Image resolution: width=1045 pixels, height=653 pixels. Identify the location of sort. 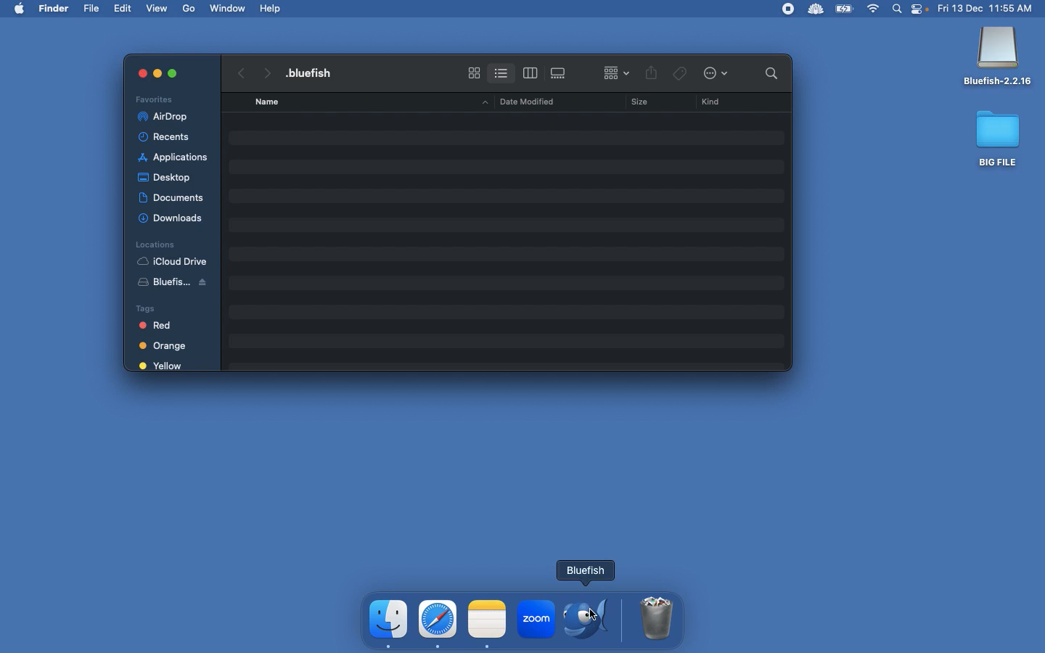
(616, 71).